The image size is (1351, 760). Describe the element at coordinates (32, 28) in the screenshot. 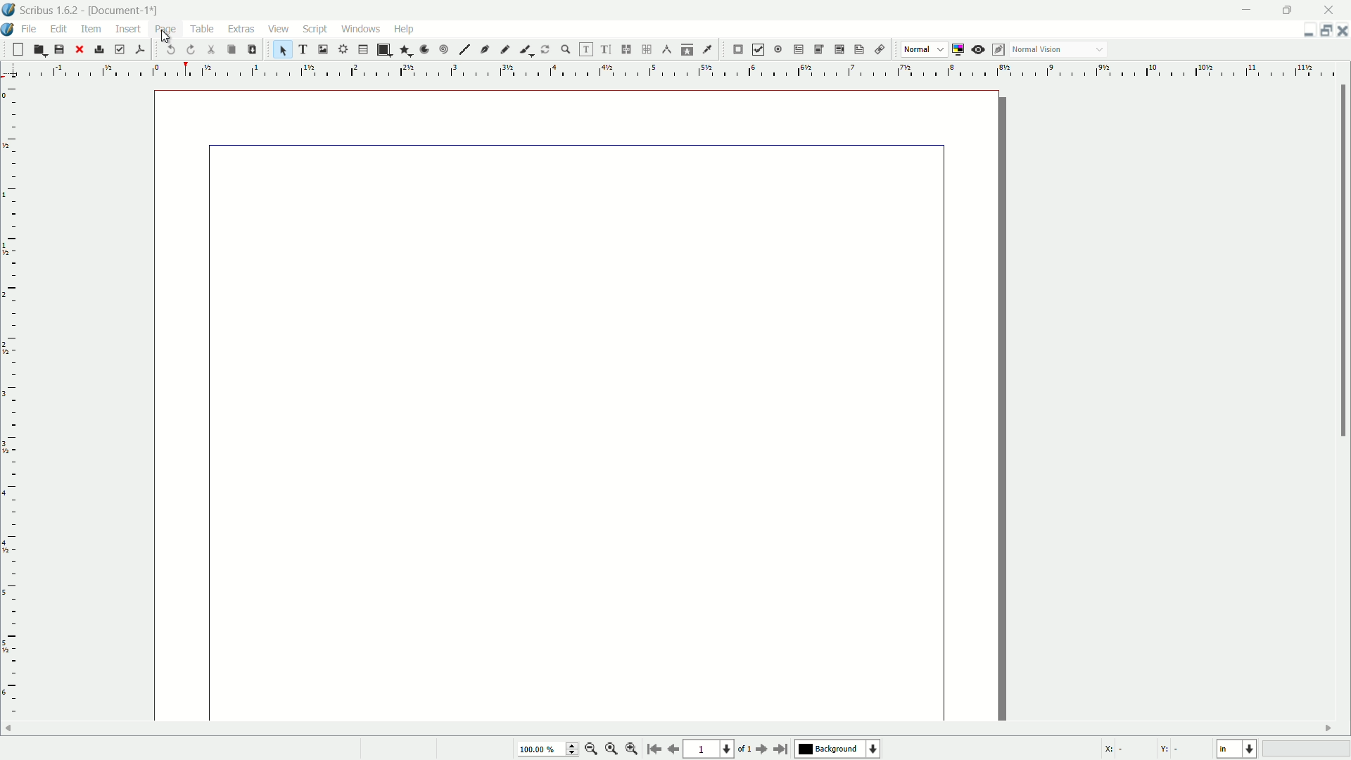

I see `file menu` at that location.